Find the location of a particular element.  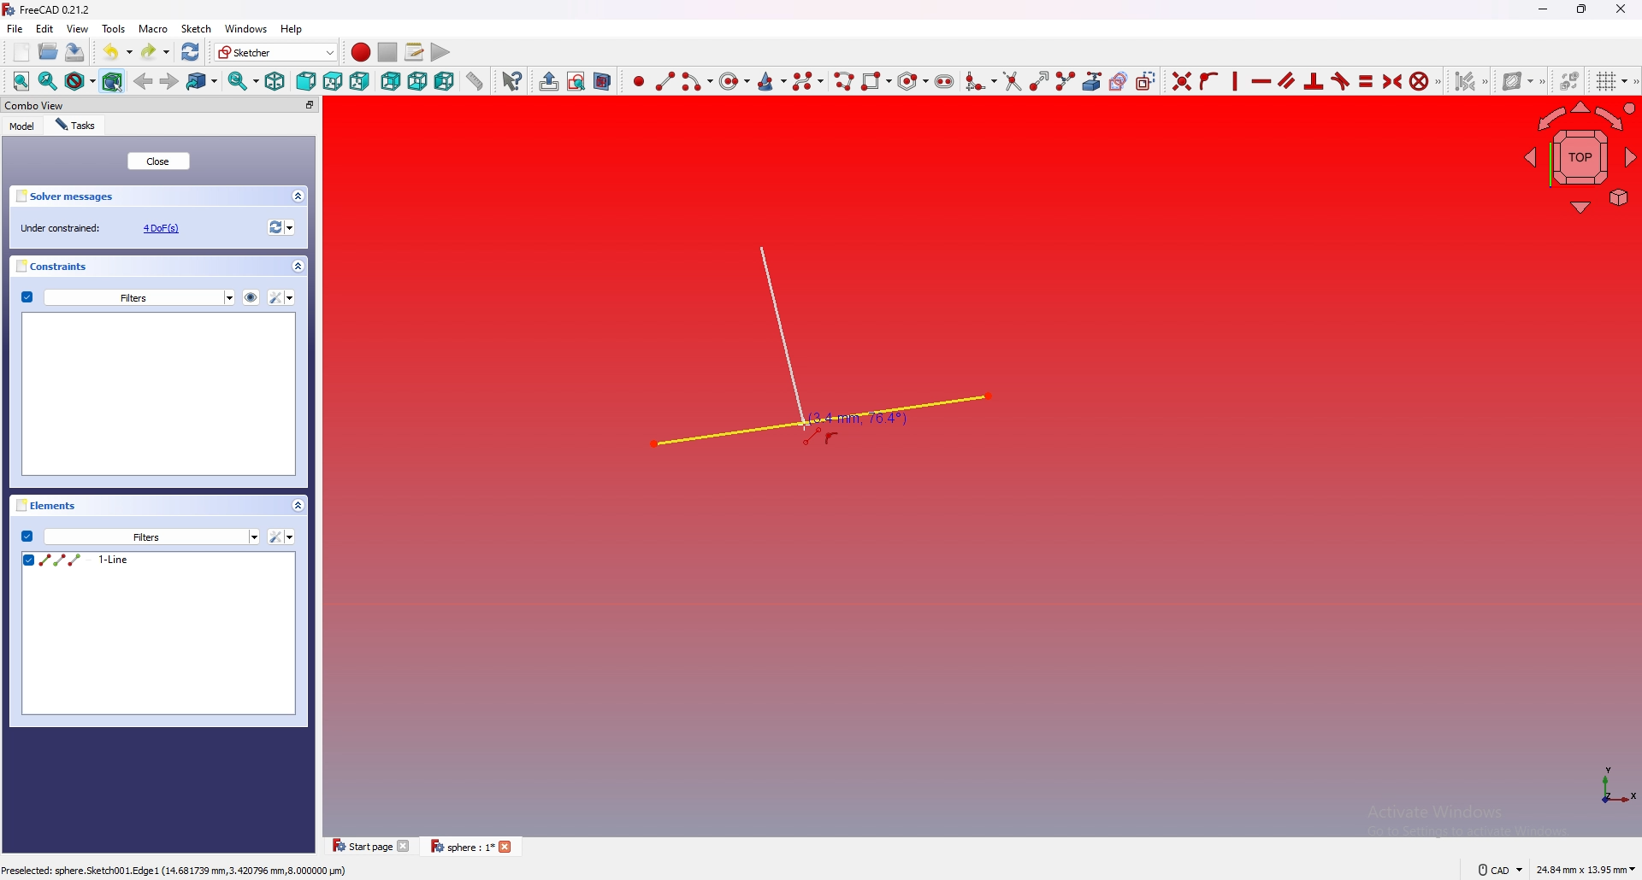

CAD is located at coordinates (1497, 870).